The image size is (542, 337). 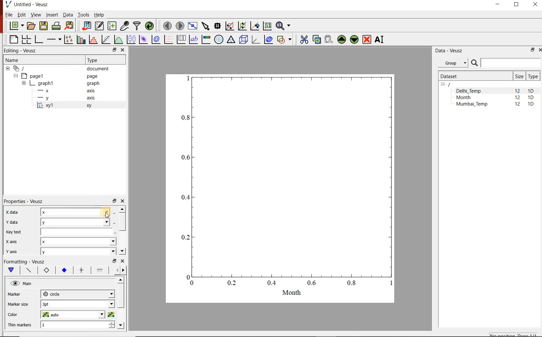 I want to click on text label, so click(x=193, y=39).